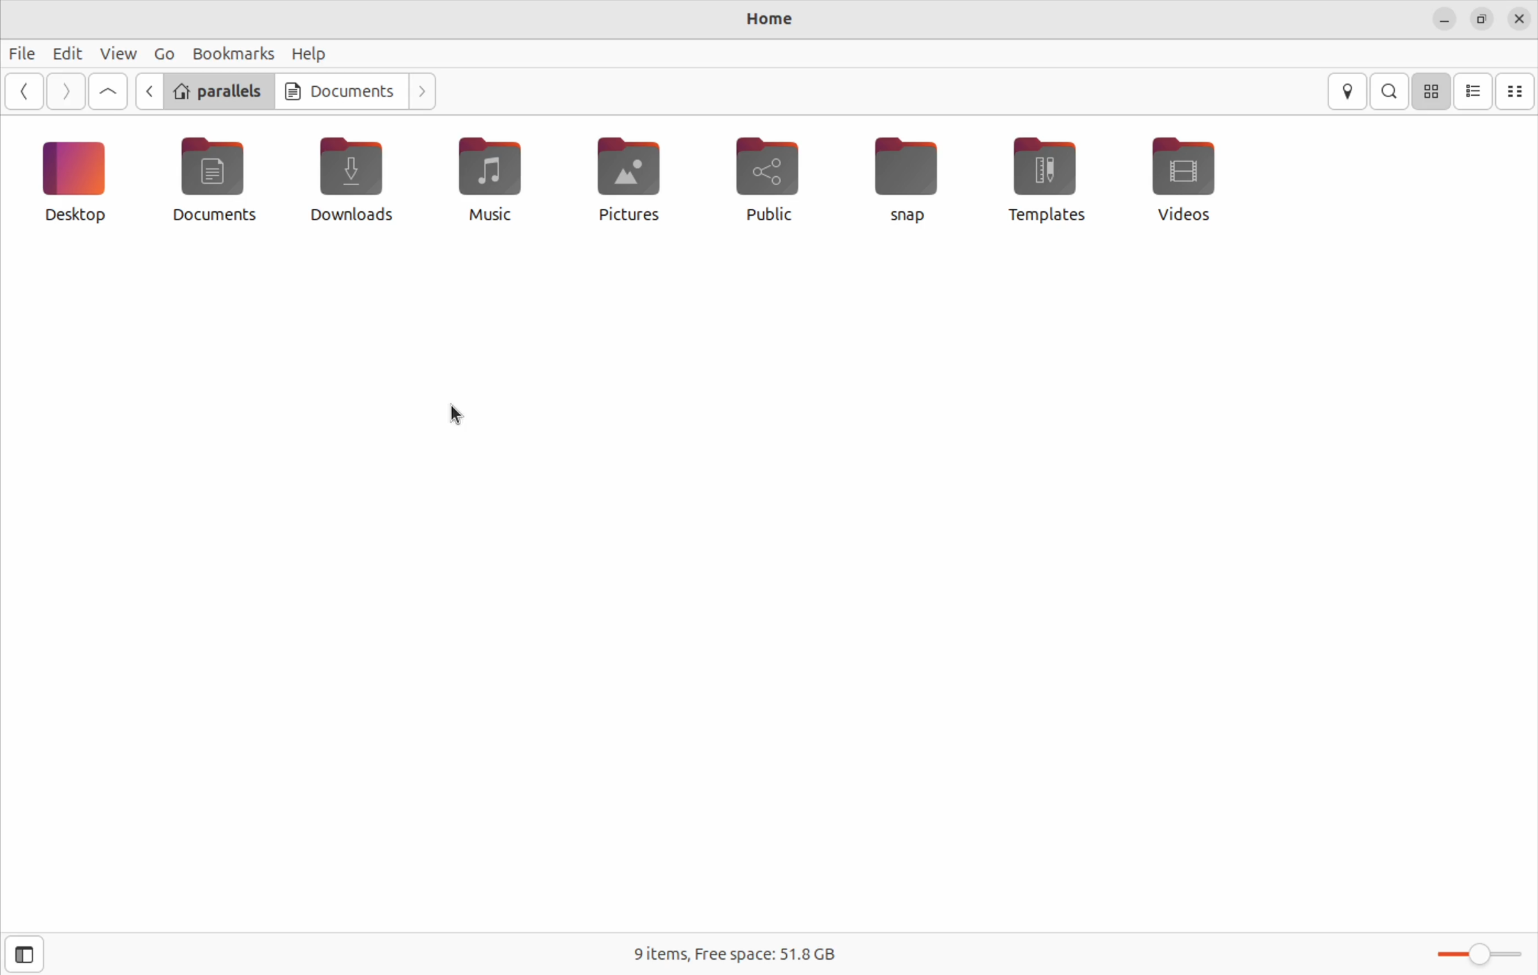 The height and width of the screenshot is (975, 1538). Describe the element at coordinates (494, 183) in the screenshot. I see `Public` at that location.